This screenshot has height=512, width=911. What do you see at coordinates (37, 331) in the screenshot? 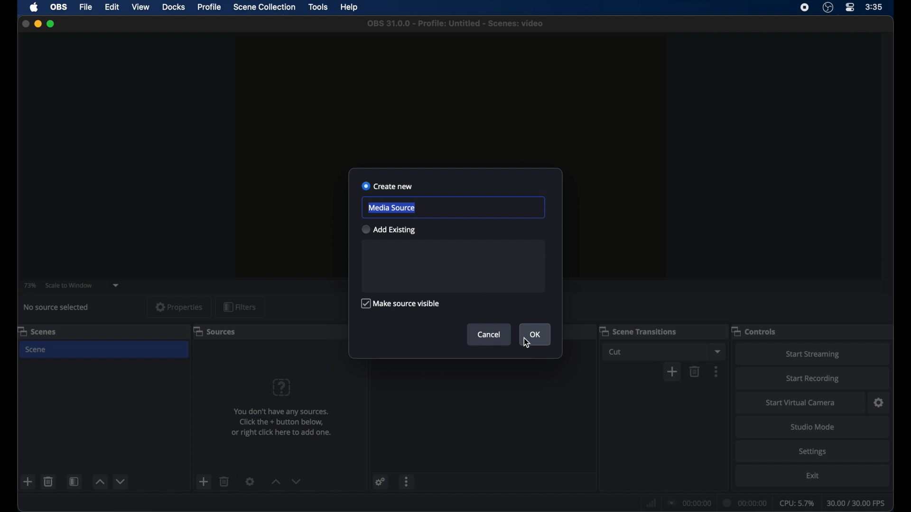
I see `scenes` at bounding box center [37, 331].